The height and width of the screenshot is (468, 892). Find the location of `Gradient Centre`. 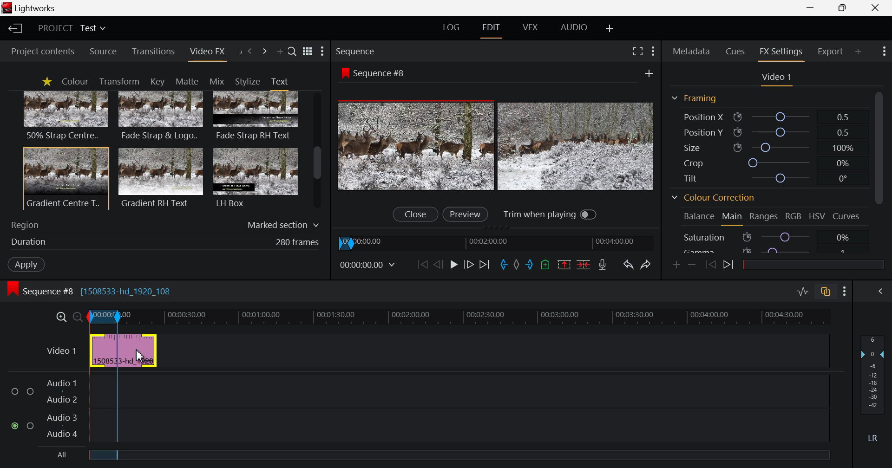

Gradient Centre is located at coordinates (65, 178).